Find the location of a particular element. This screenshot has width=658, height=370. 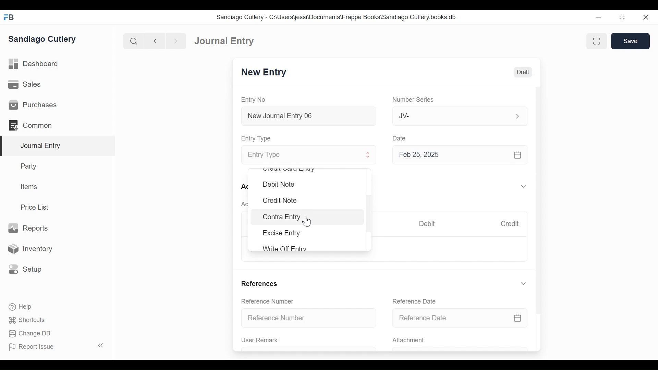

Contra Entry is located at coordinates (309, 217).